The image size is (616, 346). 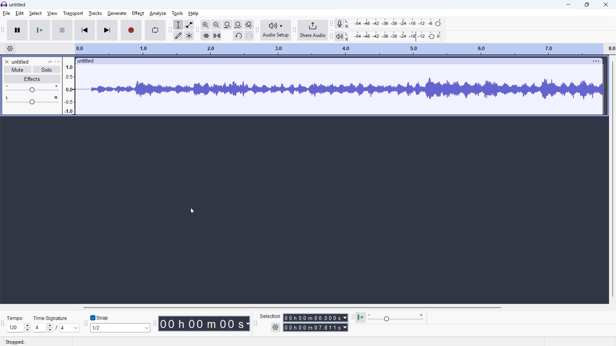 I want to click on zoom out, so click(x=216, y=25).